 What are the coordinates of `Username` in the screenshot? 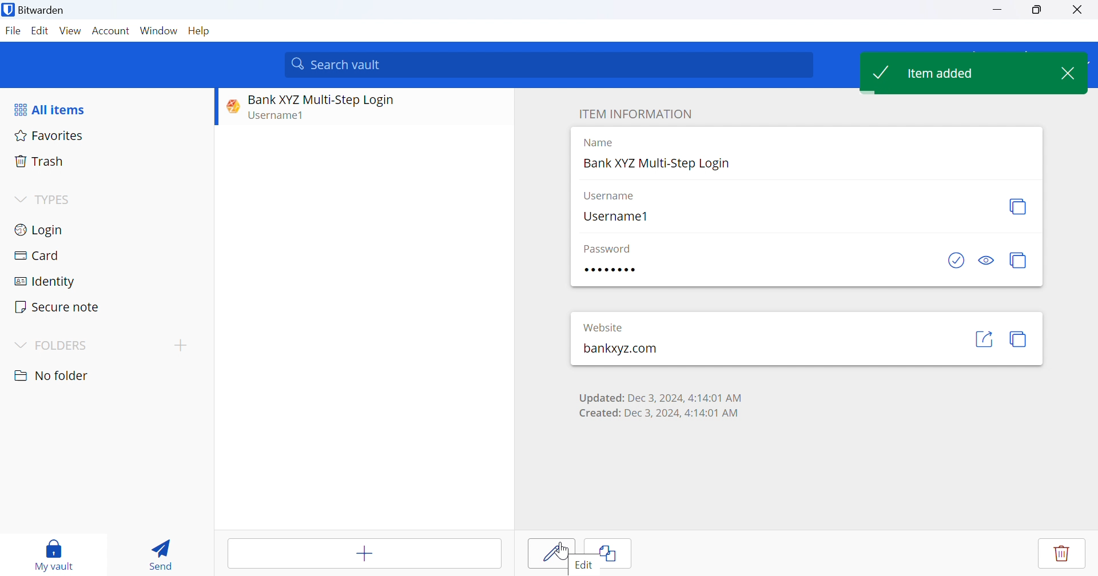 It's located at (614, 195).